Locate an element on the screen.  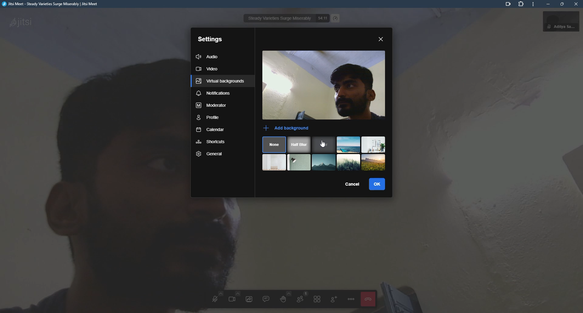
performance setting is located at coordinates (336, 19).